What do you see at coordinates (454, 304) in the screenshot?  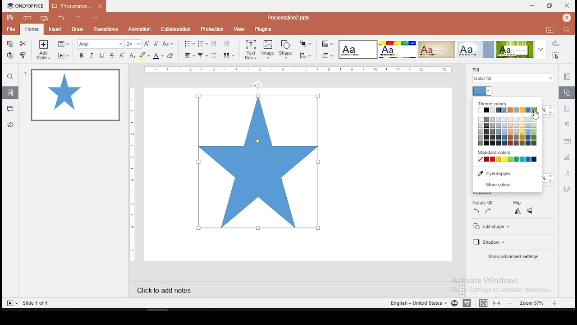 I see `language` at bounding box center [454, 304].